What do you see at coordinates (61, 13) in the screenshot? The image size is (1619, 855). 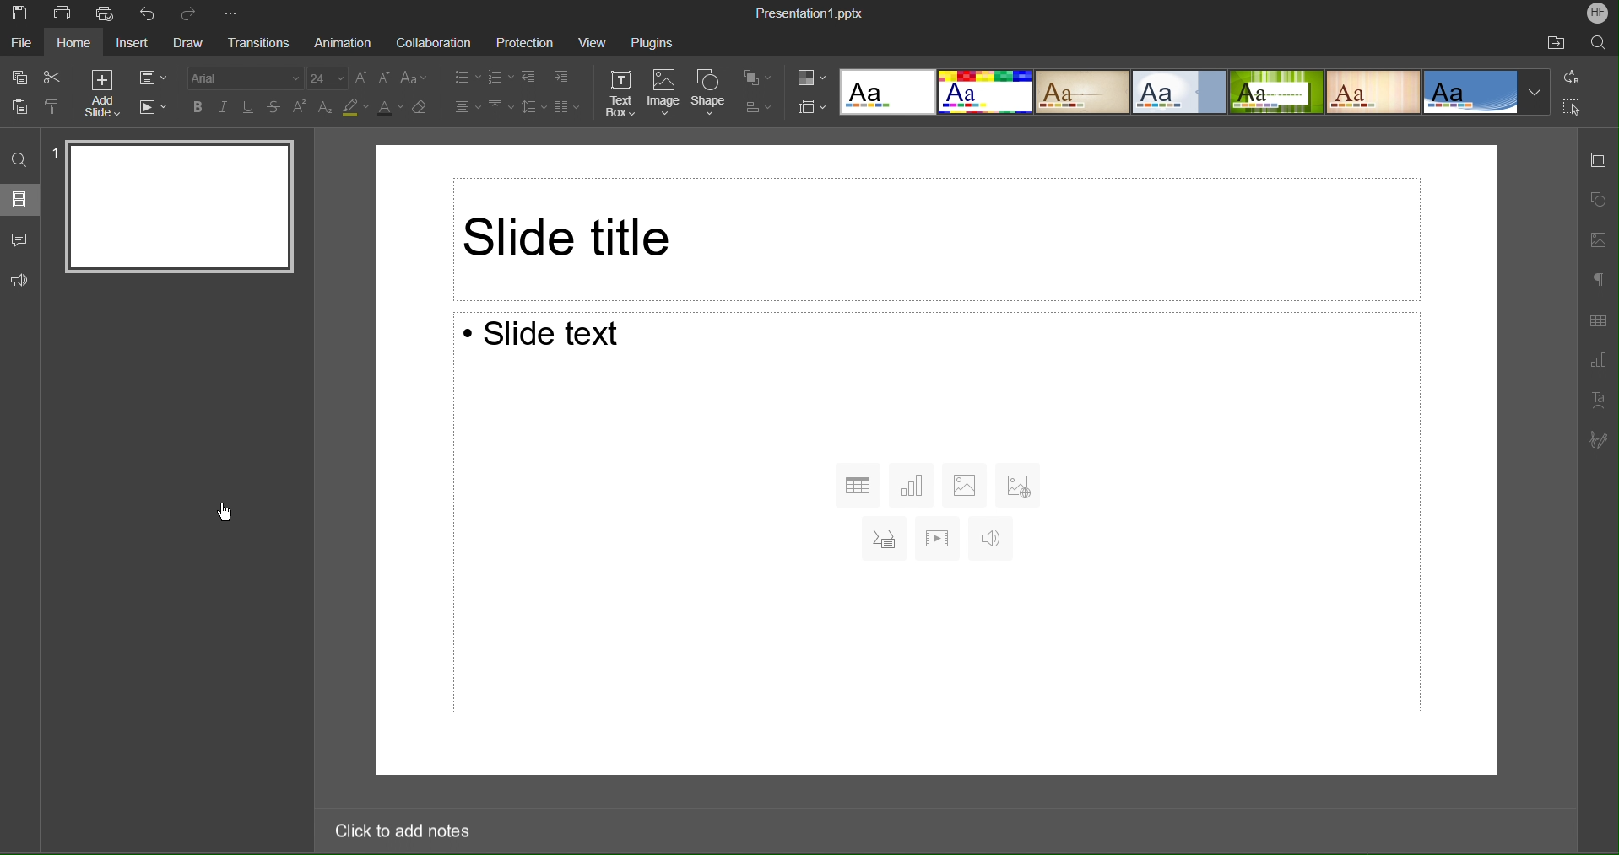 I see `Print` at bounding box center [61, 13].